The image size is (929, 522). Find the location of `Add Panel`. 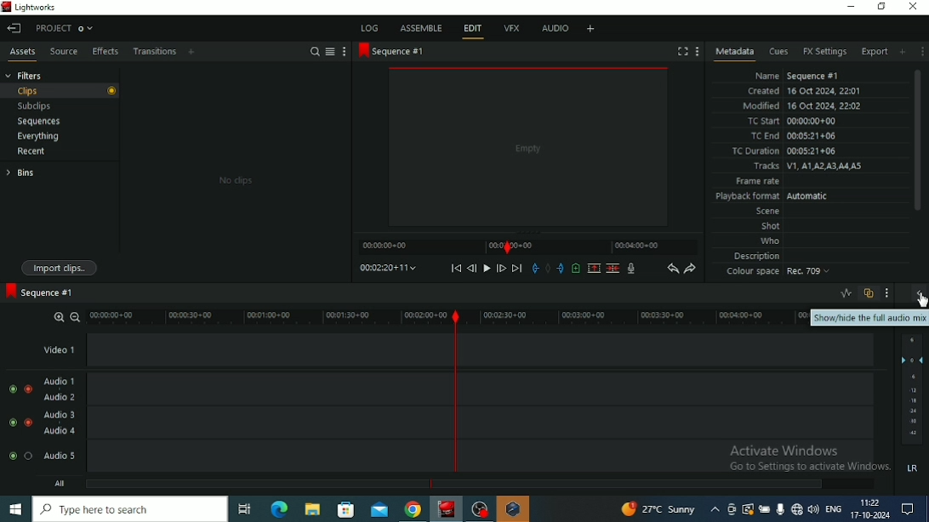

Add Panel is located at coordinates (192, 52).